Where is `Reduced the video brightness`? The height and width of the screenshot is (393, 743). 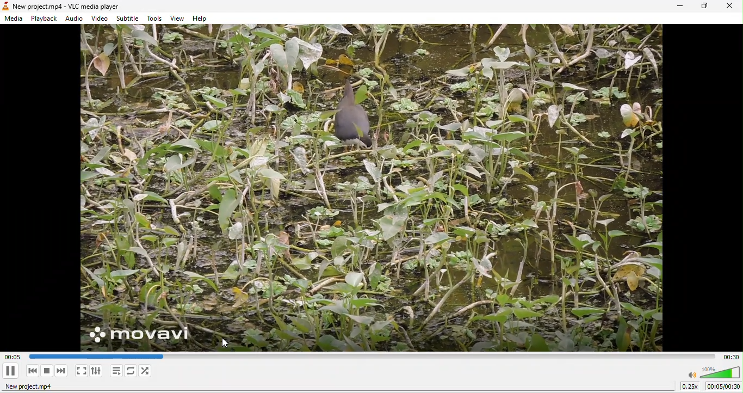
Reduced the video brightness is located at coordinates (371, 187).